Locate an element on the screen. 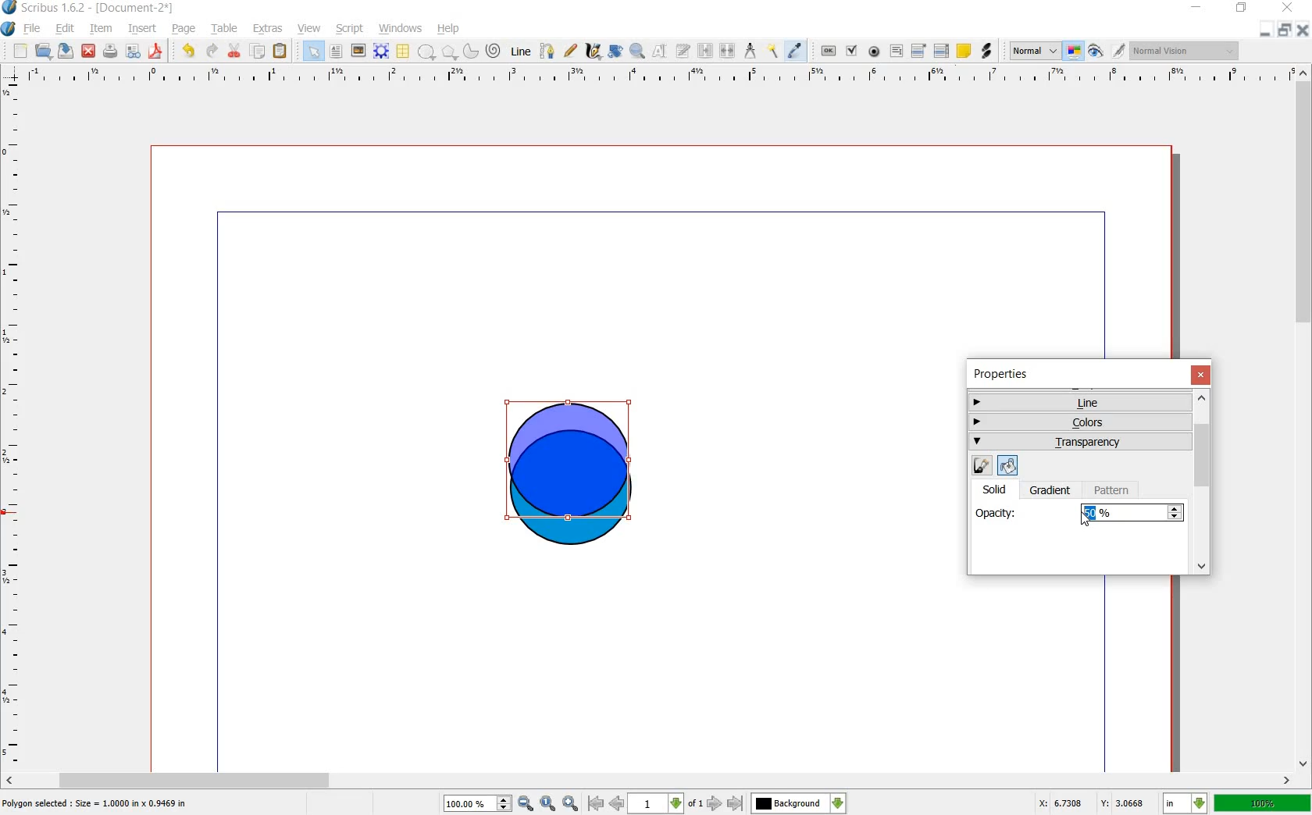 The height and width of the screenshot is (815, 1312). open is located at coordinates (42, 51).